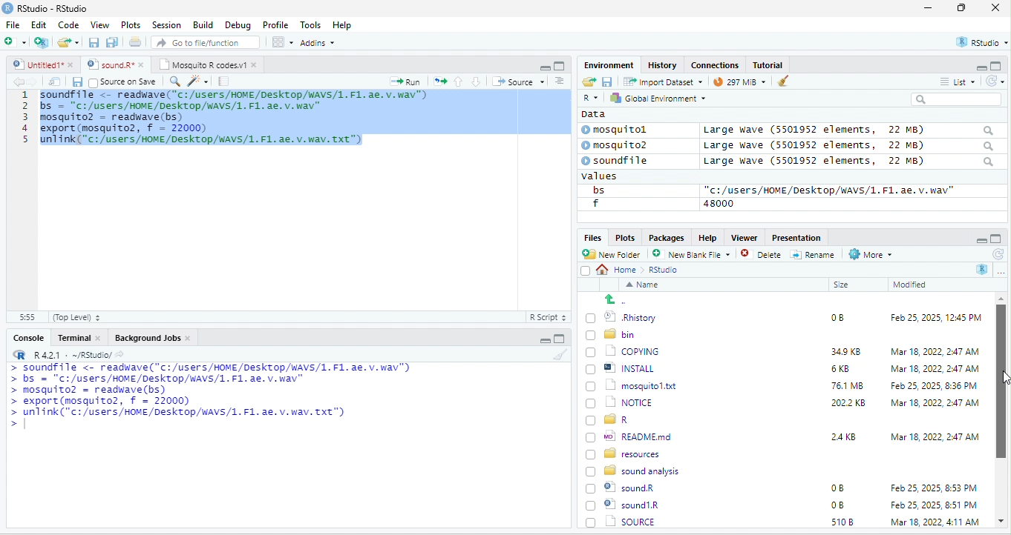 This screenshot has height=535, width=1011. Describe the element at coordinates (955, 82) in the screenshot. I see `= List ~` at that location.